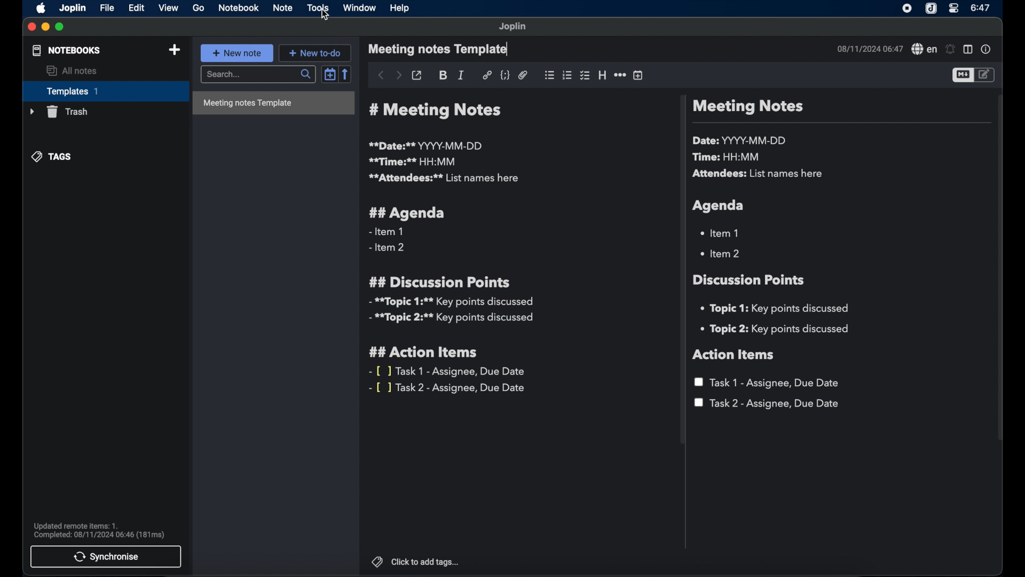 The width and height of the screenshot is (1025, 577). Describe the element at coordinates (449, 388) in the screenshot. I see `- [ ] task 2 - assignee, due date` at that location.